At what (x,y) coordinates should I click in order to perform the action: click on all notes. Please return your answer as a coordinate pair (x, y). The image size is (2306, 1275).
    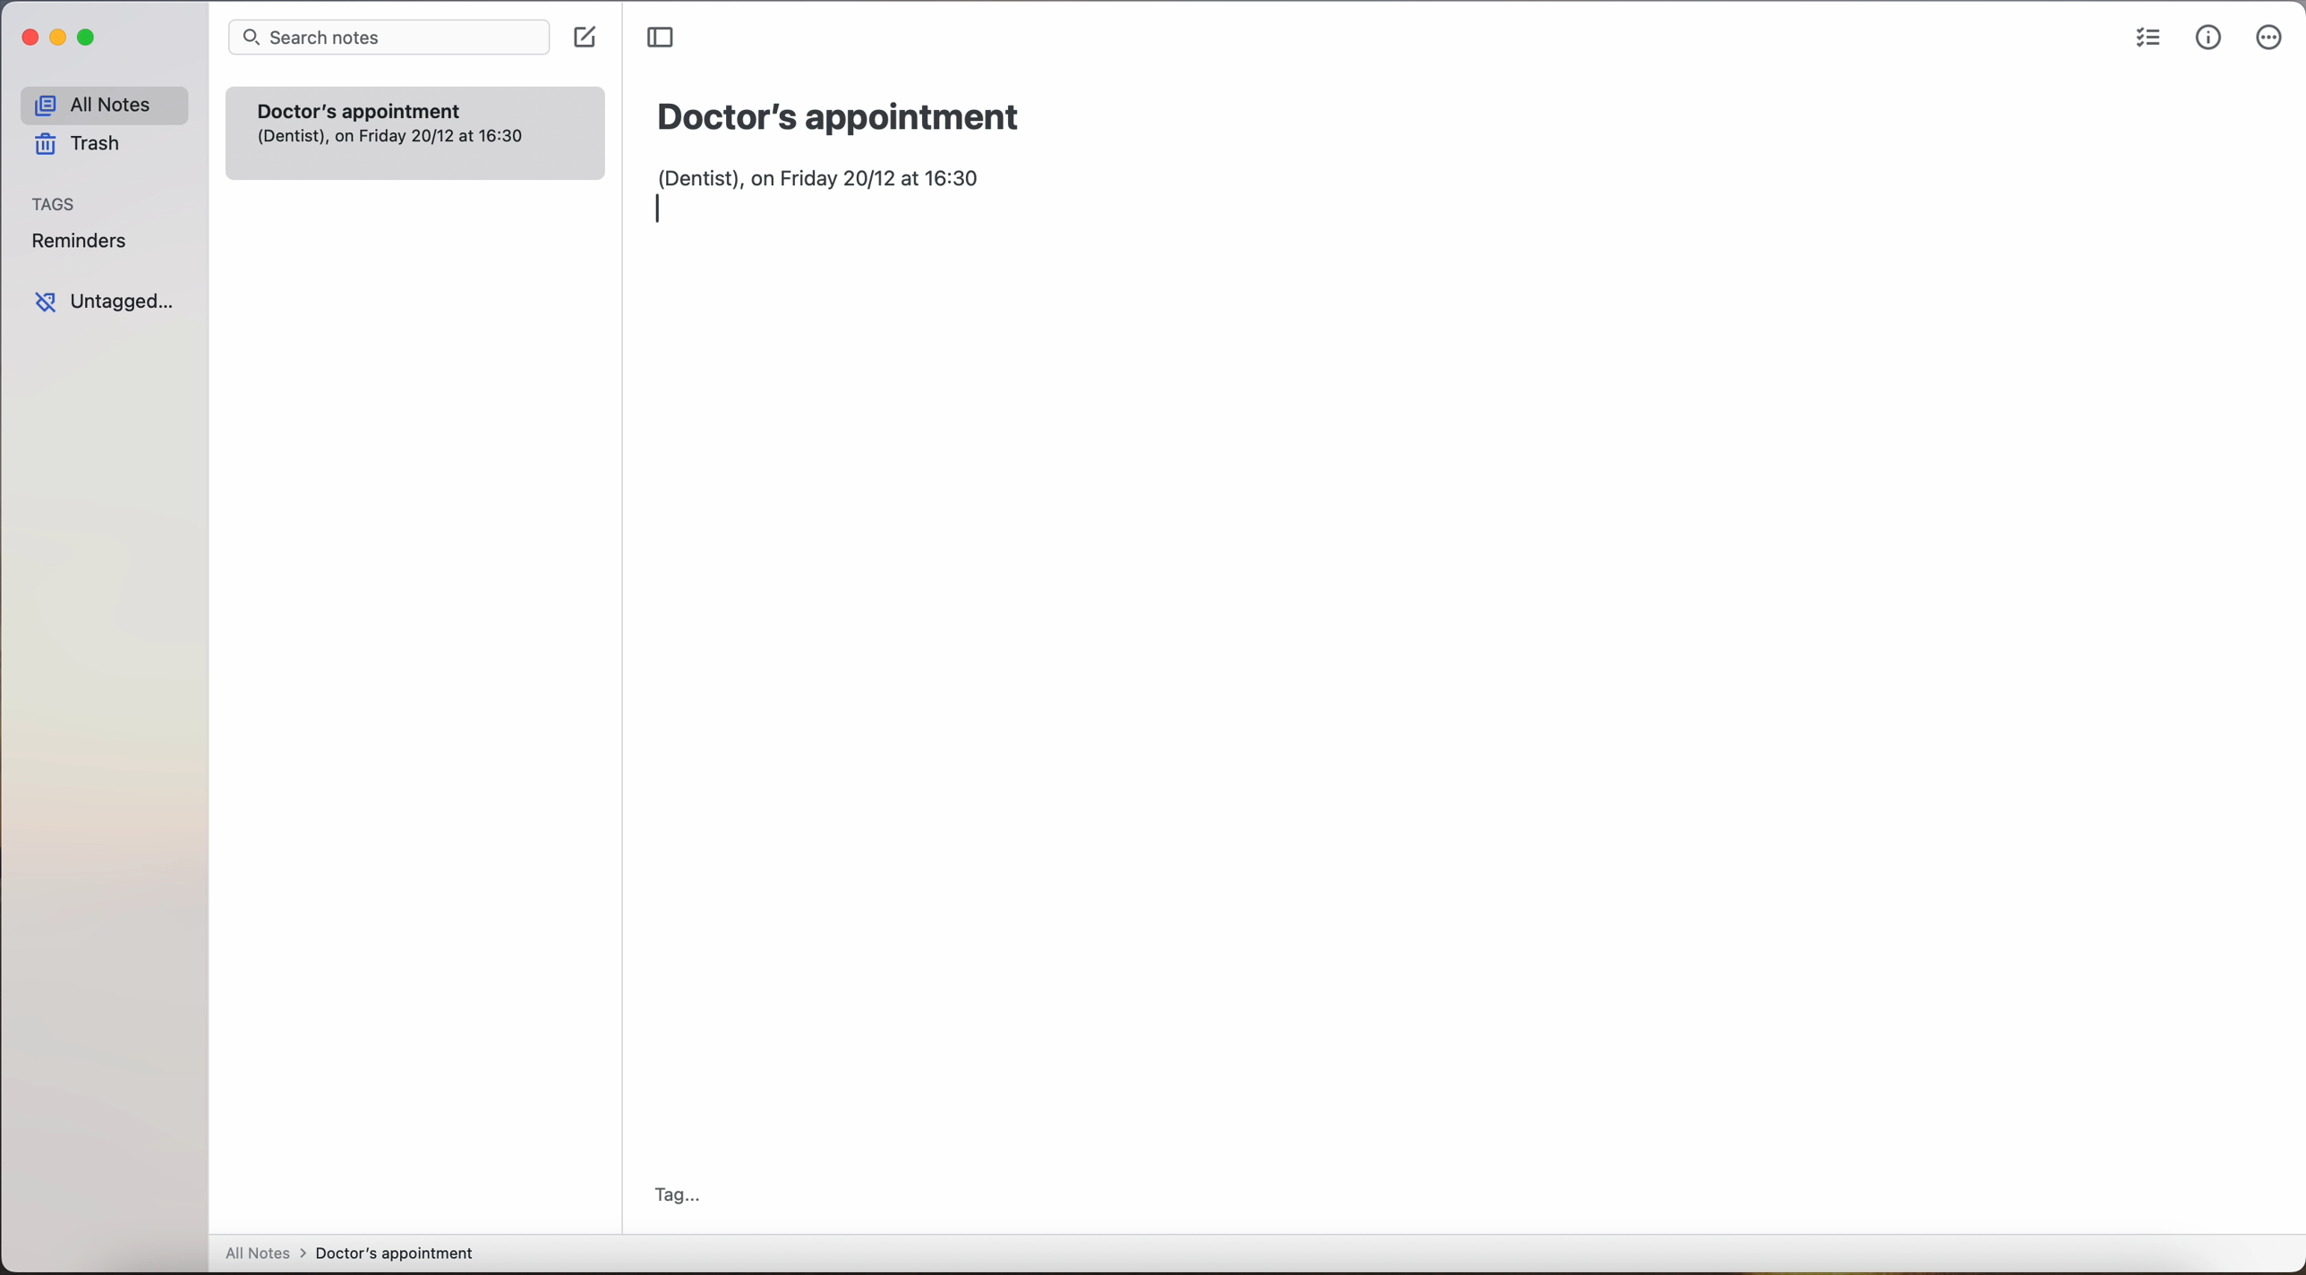
    Looking at the image, I should click on (104, 104).